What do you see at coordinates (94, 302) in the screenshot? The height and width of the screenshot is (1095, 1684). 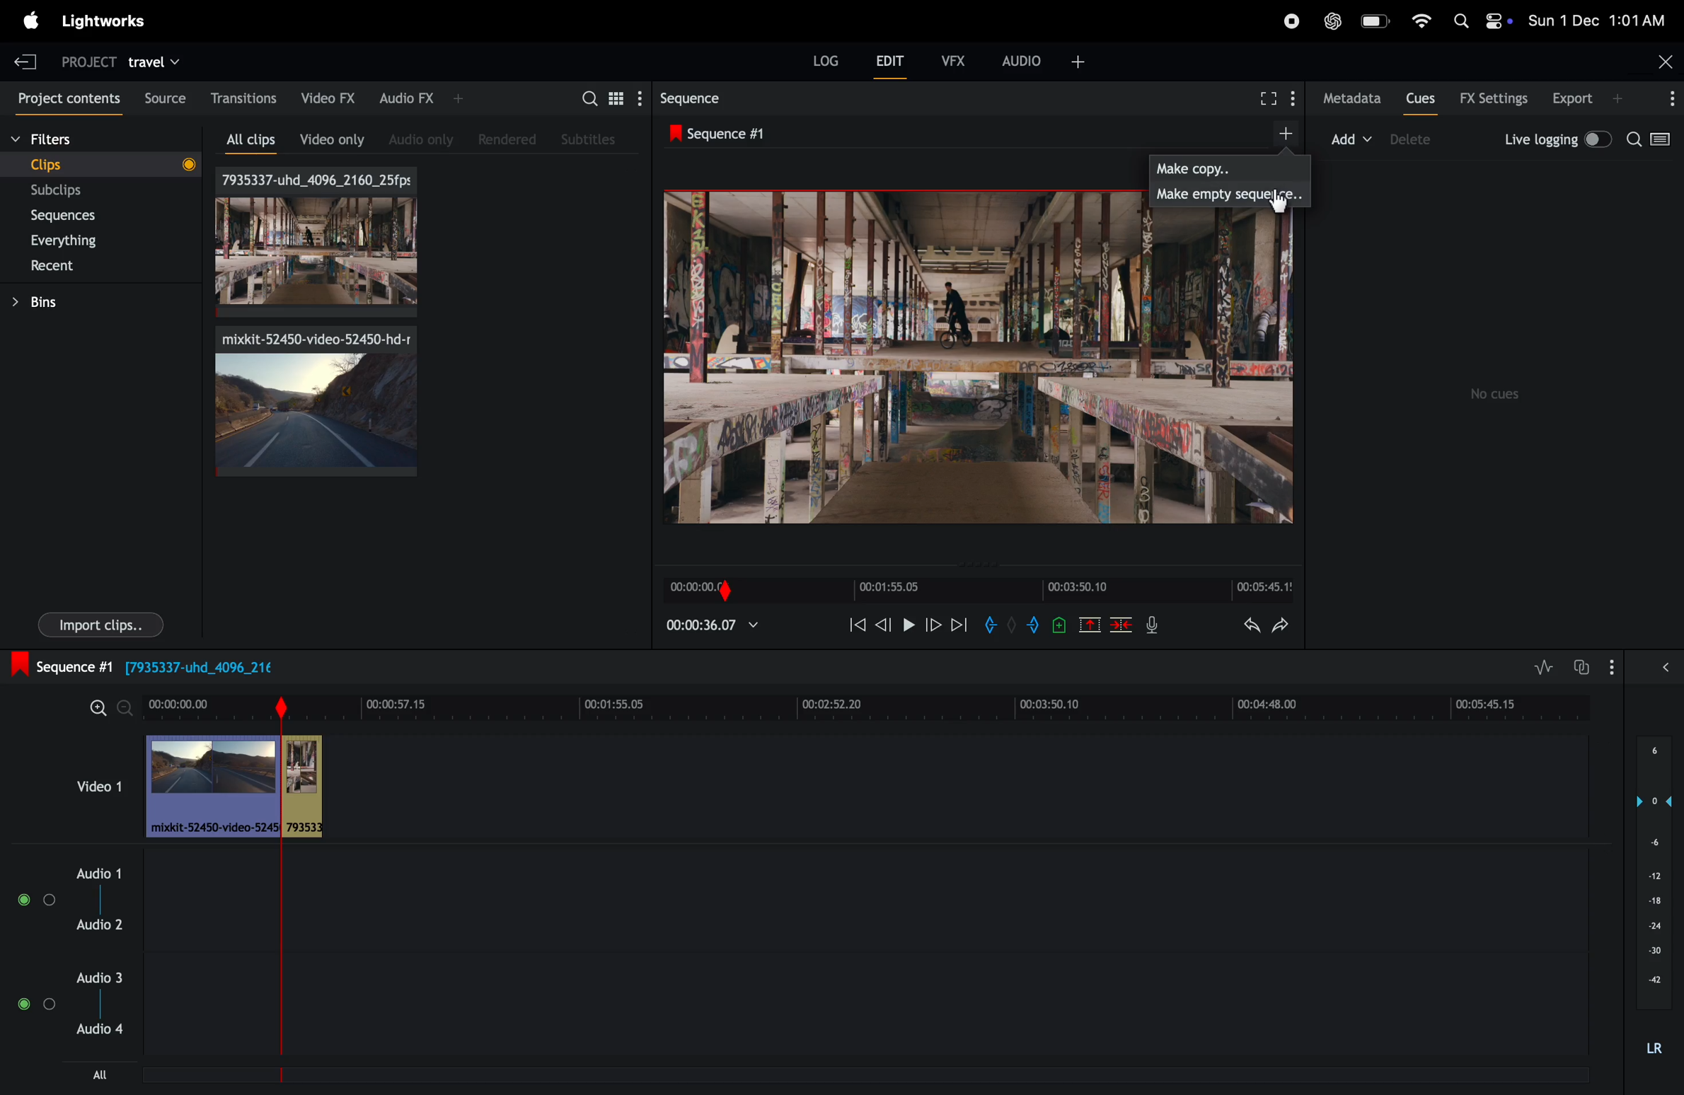 I see `bins` at bounding box center [94, 302].